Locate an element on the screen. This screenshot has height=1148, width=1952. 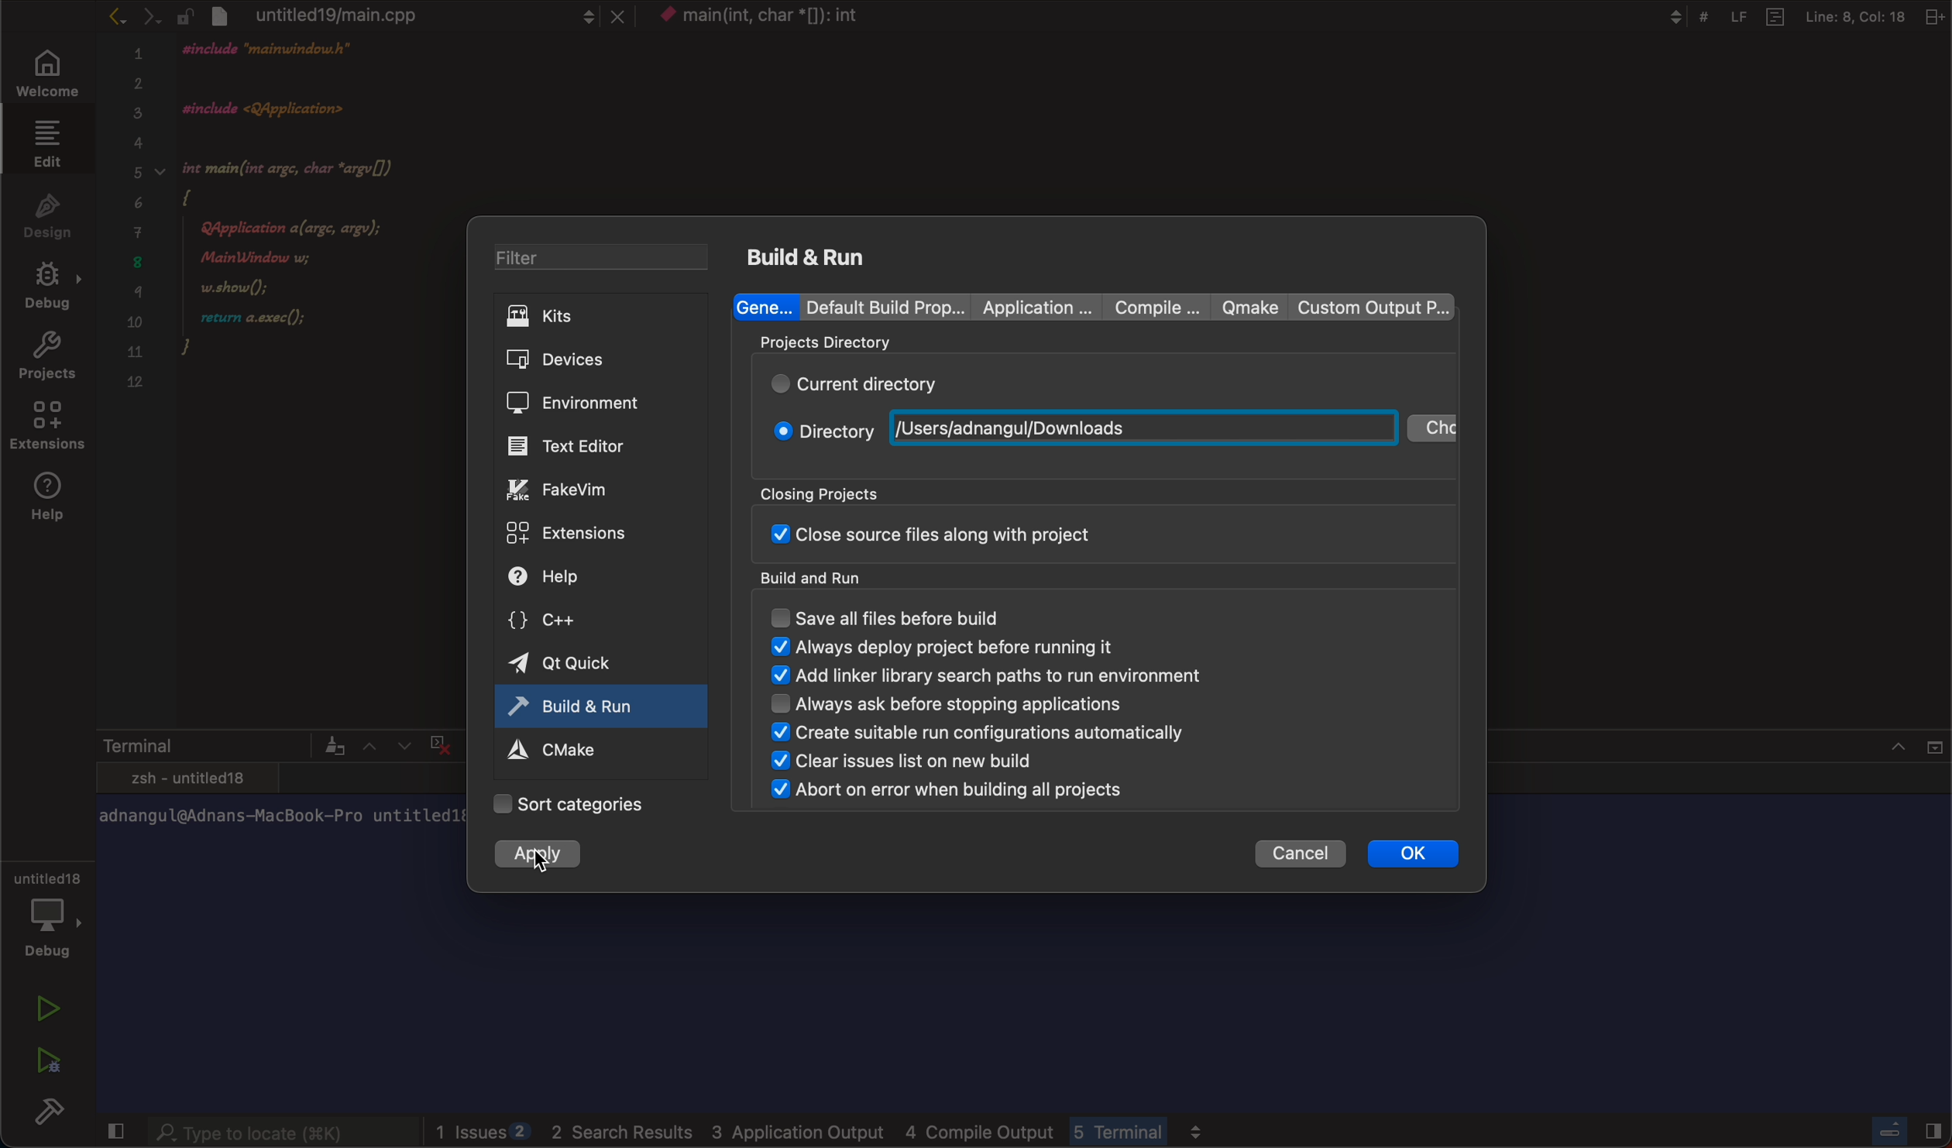
searchbar is located at coordinates (269, 1129).